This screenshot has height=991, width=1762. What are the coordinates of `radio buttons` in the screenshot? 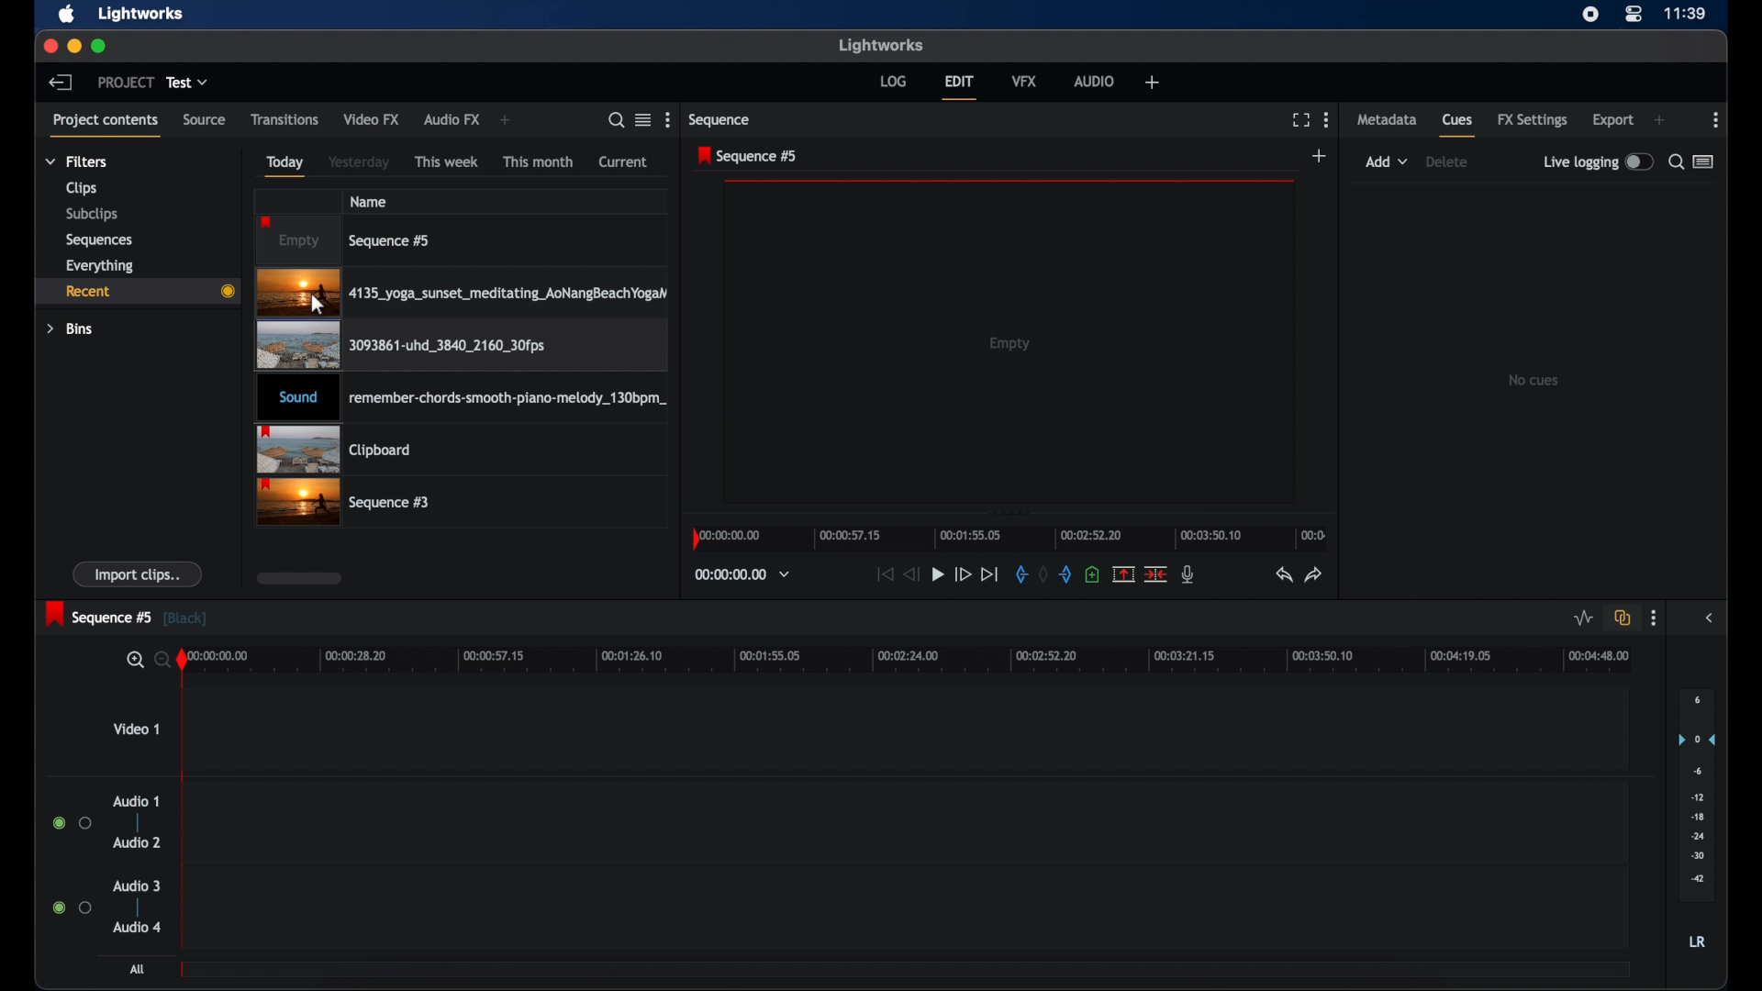 It's located at (72, 823).